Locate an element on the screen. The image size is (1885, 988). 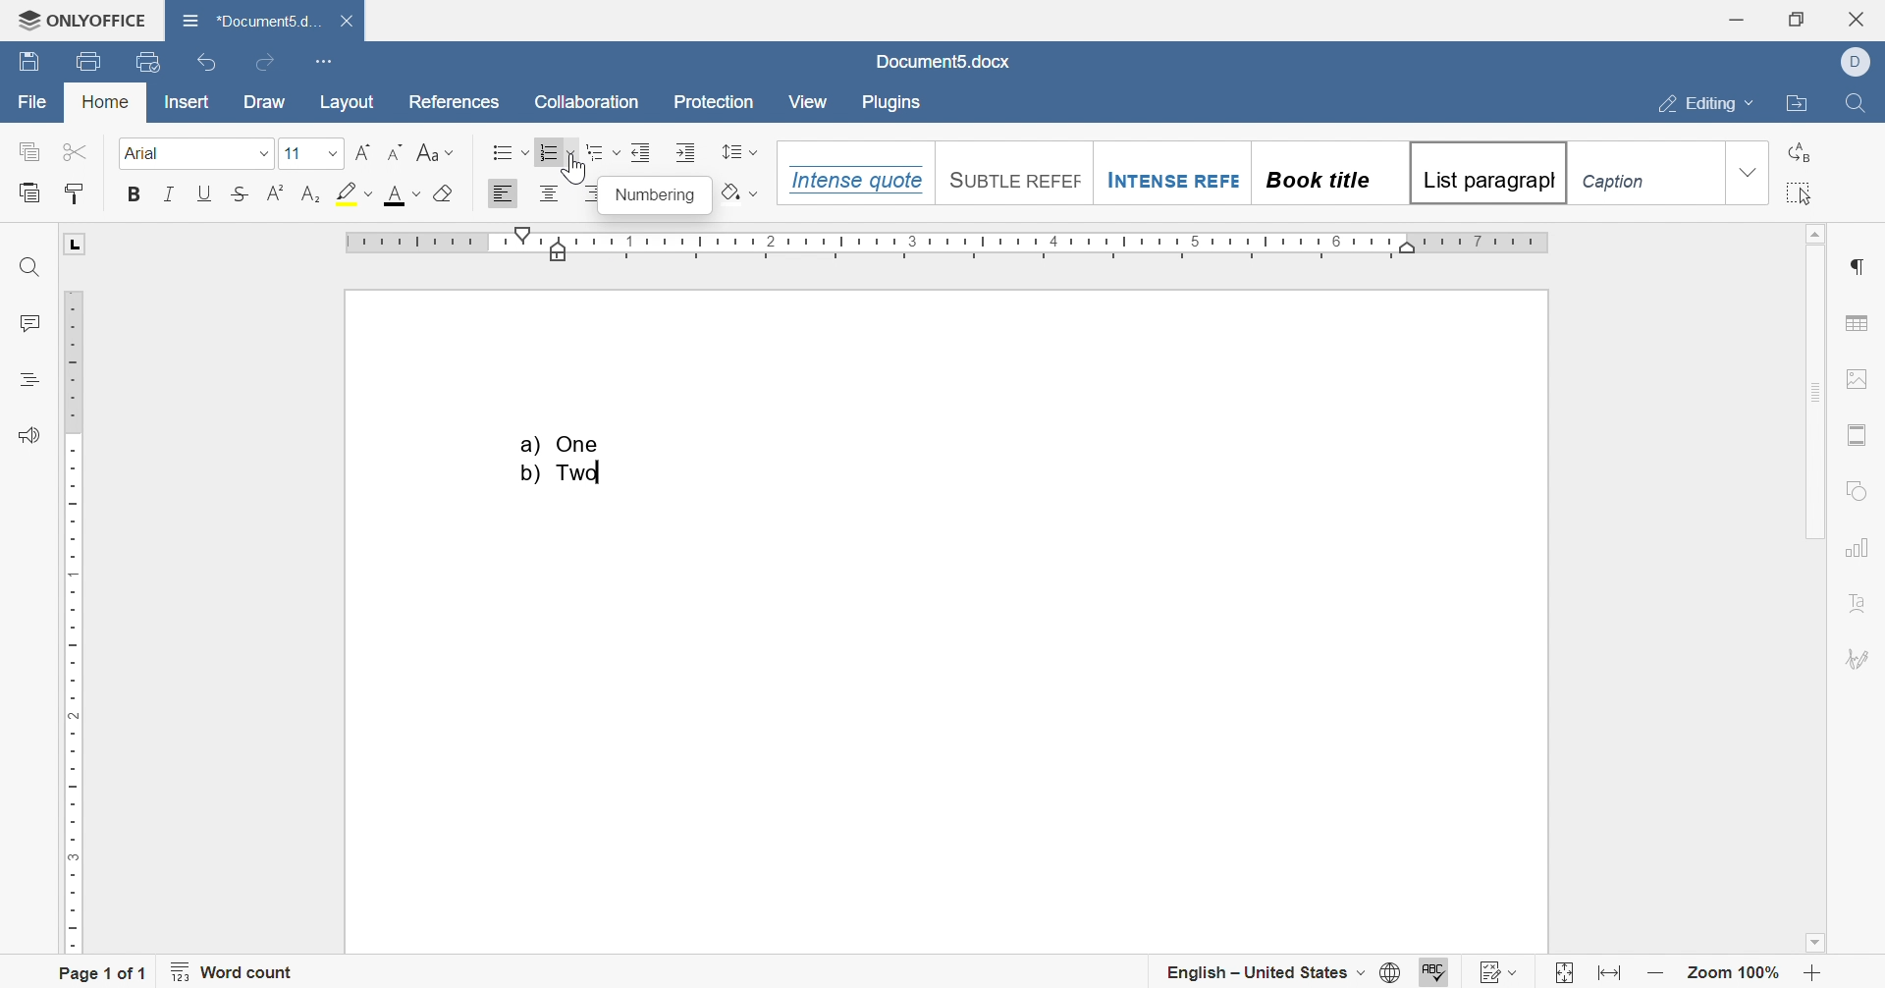
italic is located at coordinates (170, 191).